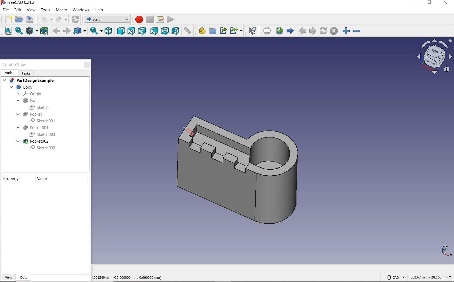 The image size is (454, 282). What do you see at coordinates (131, 31) in the screenshot?
I see `top` at bounding box center [131, 31].